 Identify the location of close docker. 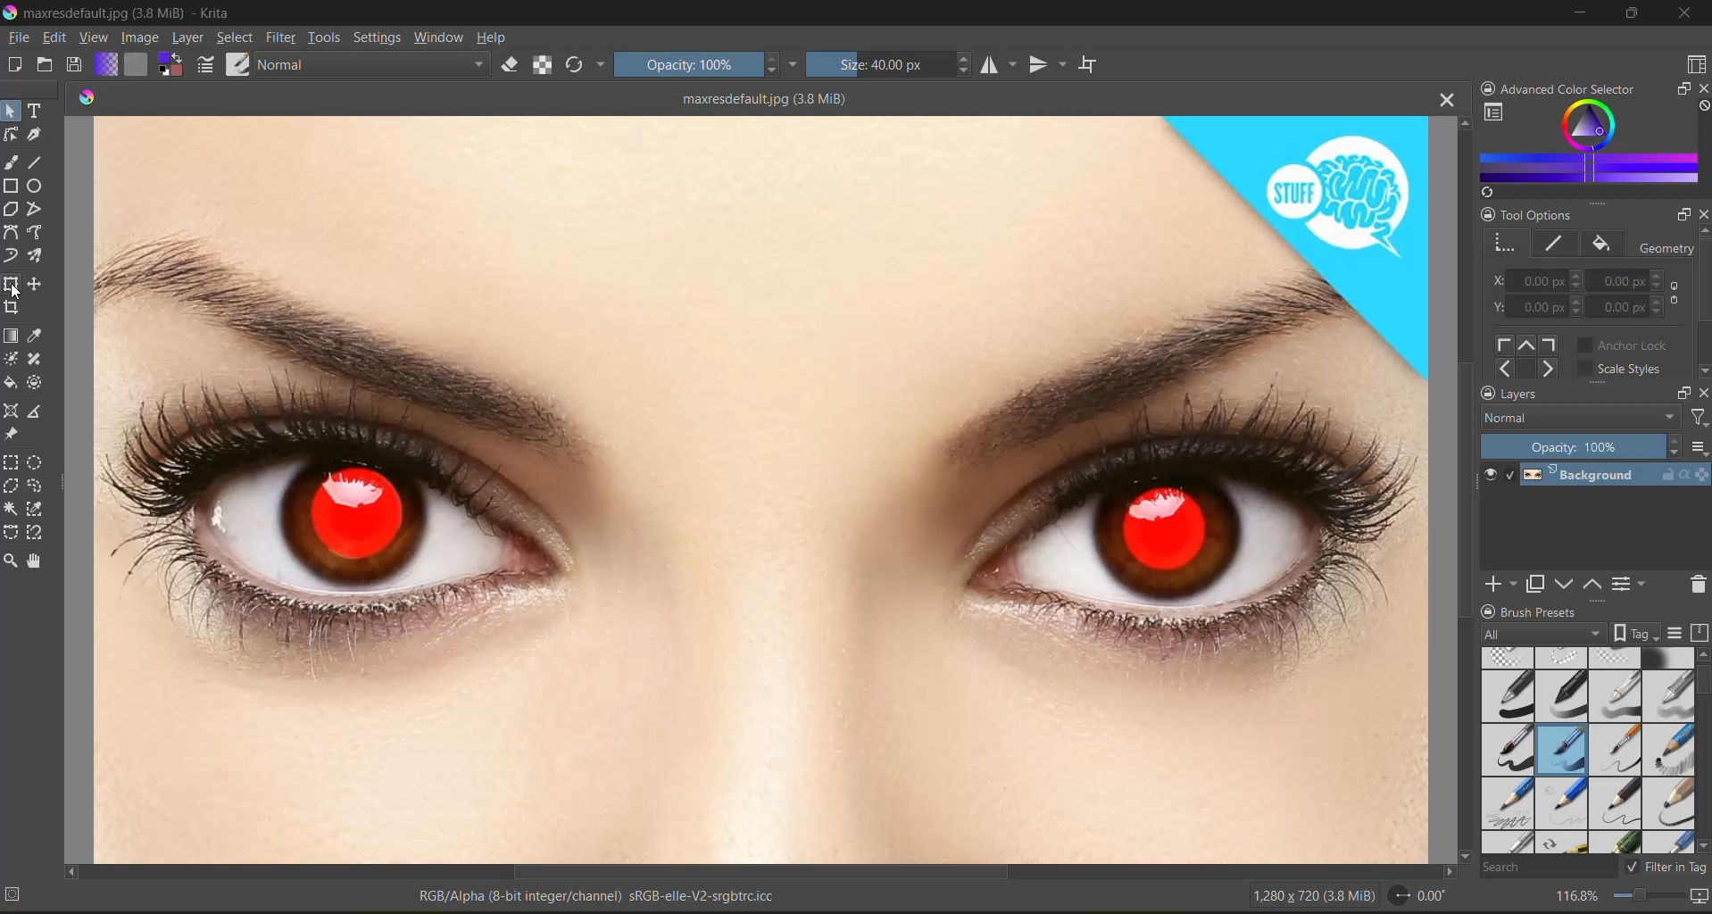
(1701, 397).